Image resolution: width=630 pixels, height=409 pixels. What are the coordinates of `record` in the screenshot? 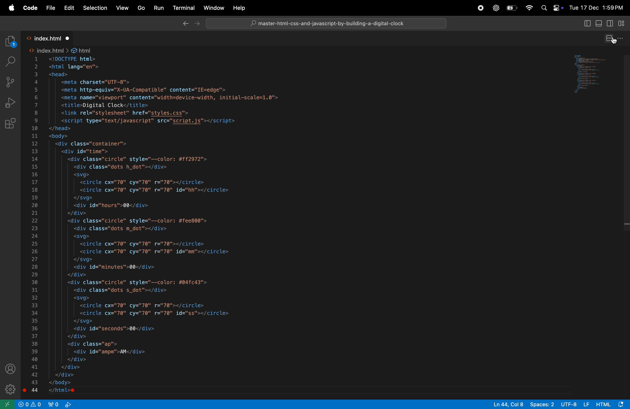 It's located at (480, 8).